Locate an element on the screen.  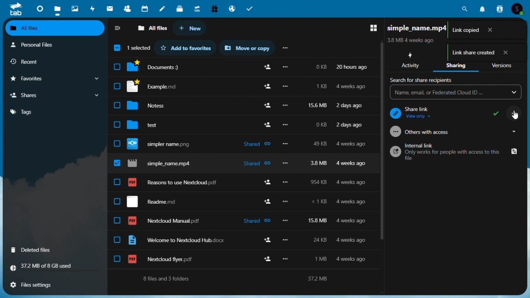
tab is located at coordinates (16, 9).